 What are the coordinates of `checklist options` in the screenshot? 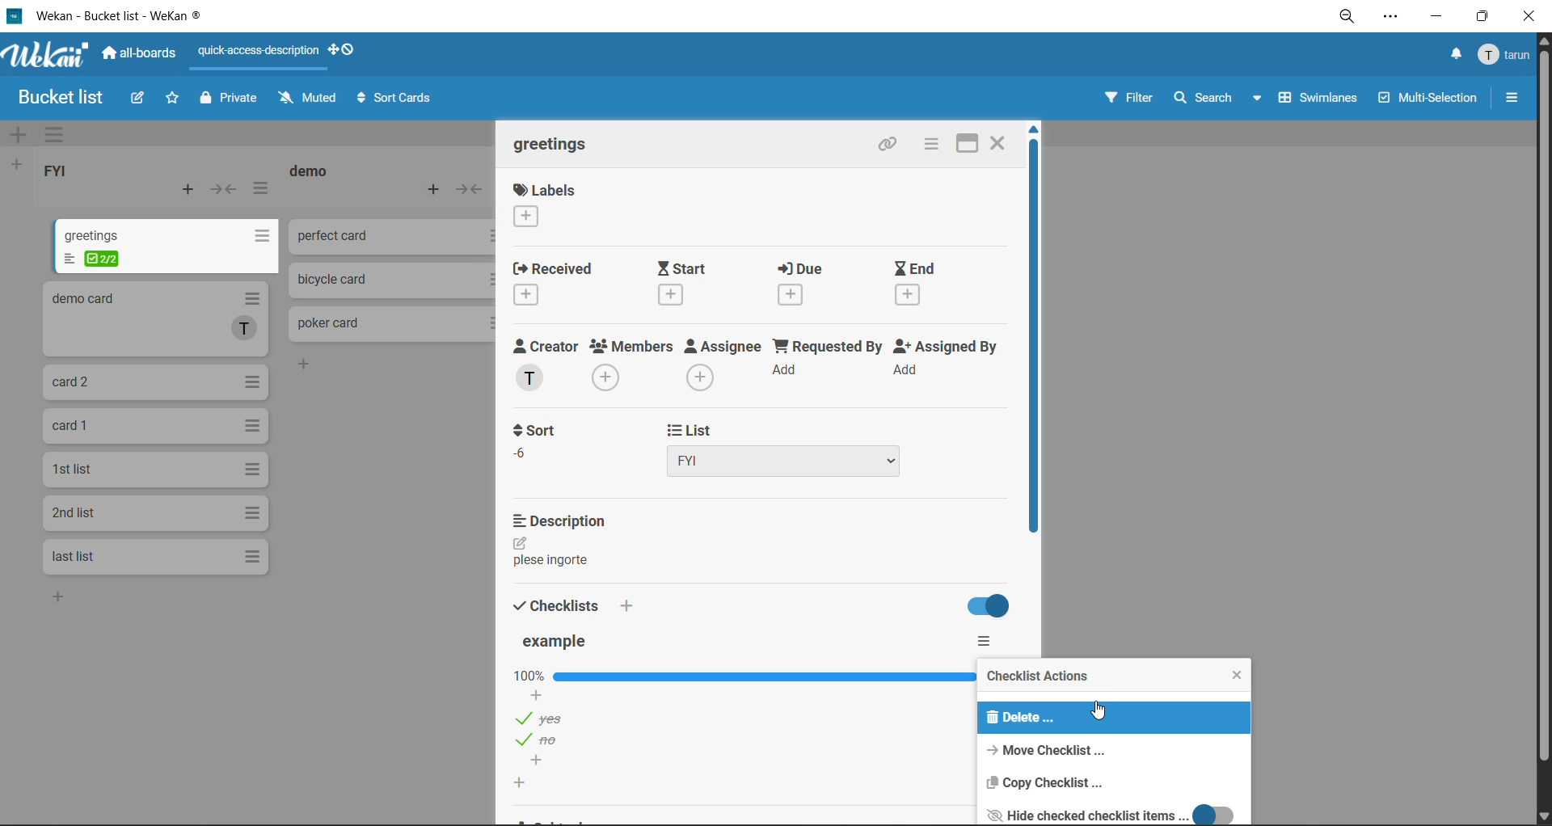 It's located at (549, 740).